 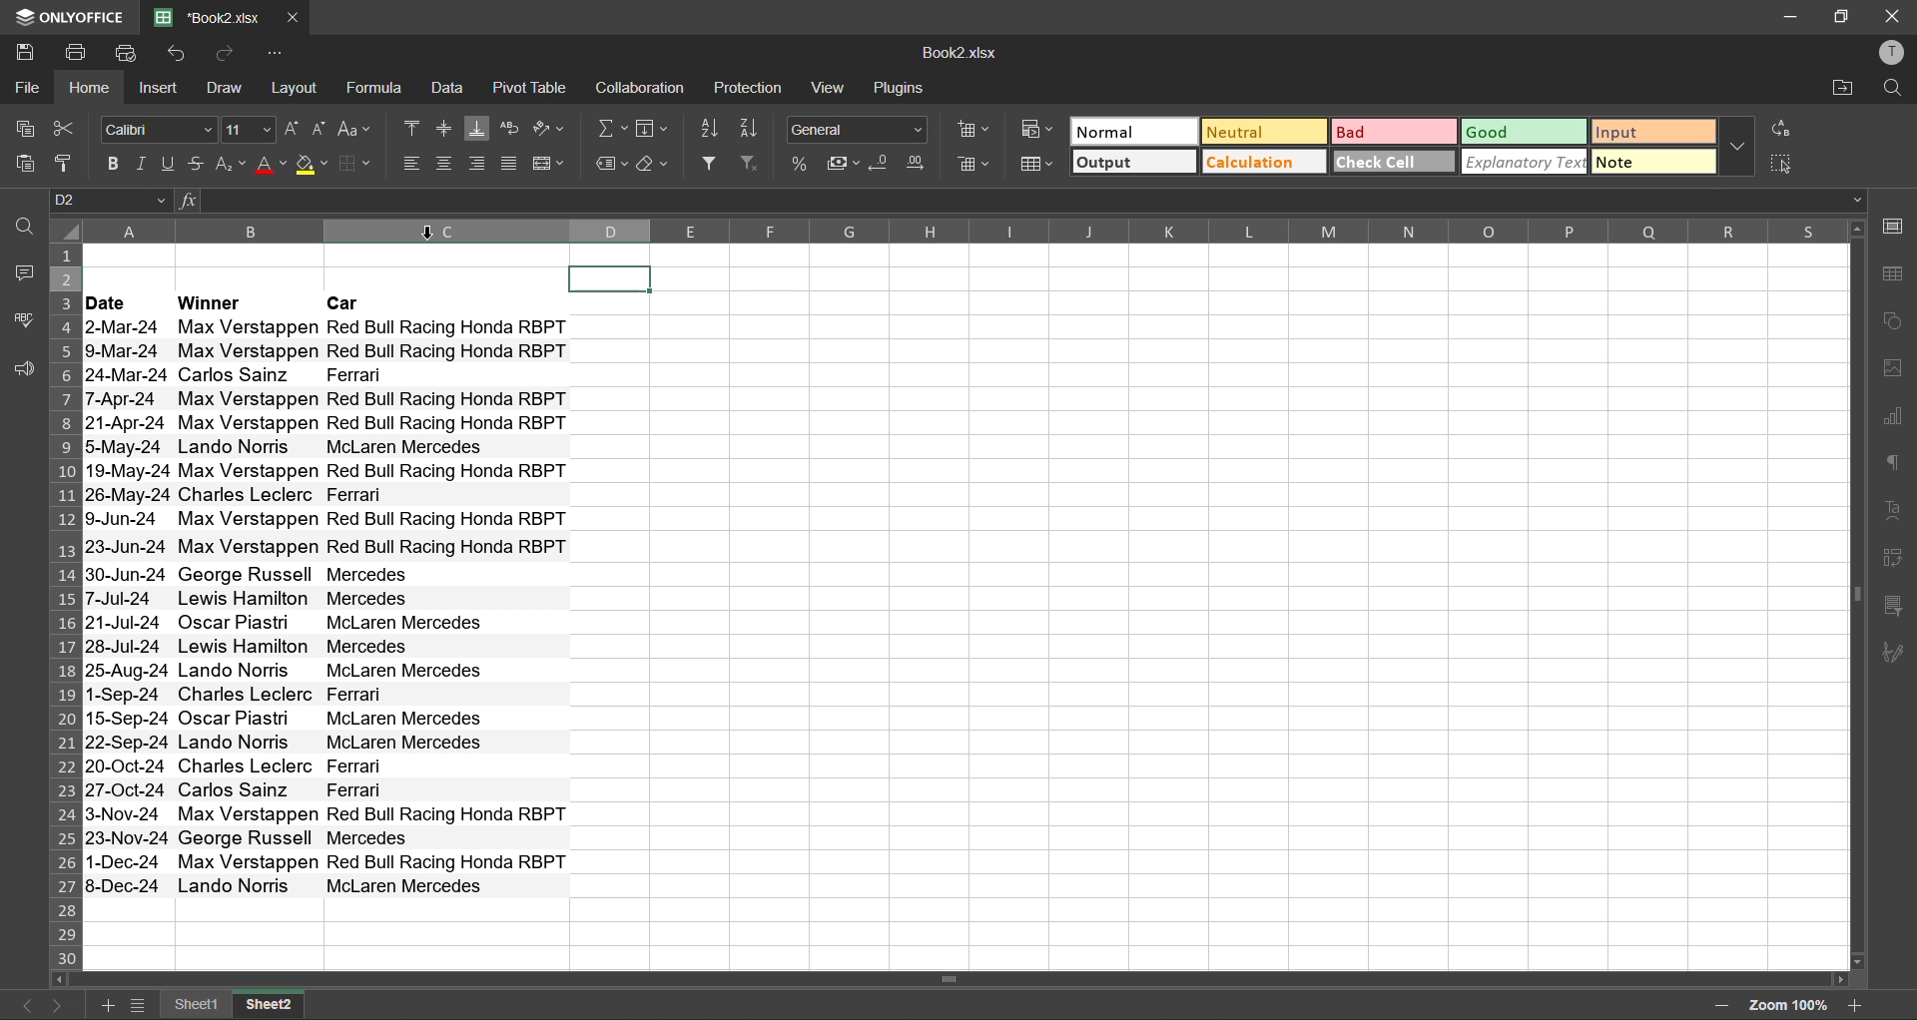 I want to click on D2, so click(x=112, y=203).